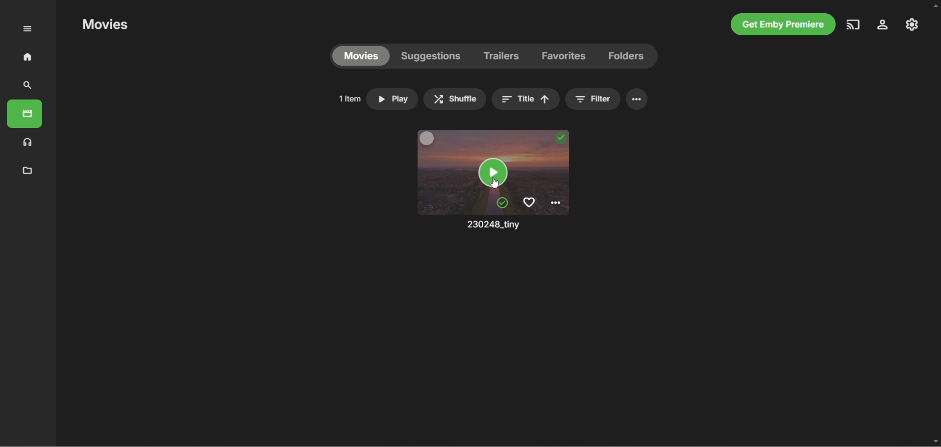 The image size is (941, 447). Describe the element at coordinates (26, 171) in the screenshot. I see `metadata manager` at that location.